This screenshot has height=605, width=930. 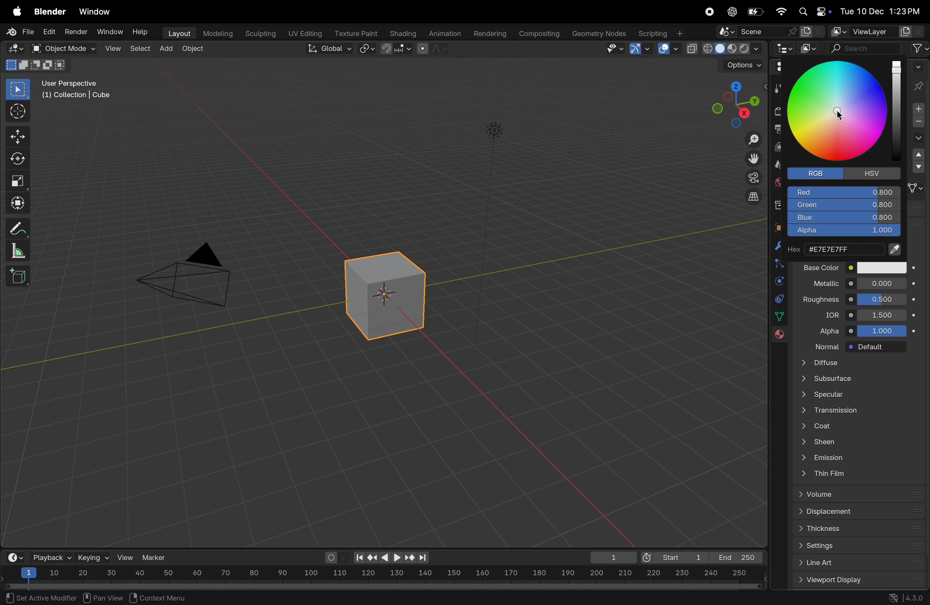 I want to click on time, so click(x=14, y=557).